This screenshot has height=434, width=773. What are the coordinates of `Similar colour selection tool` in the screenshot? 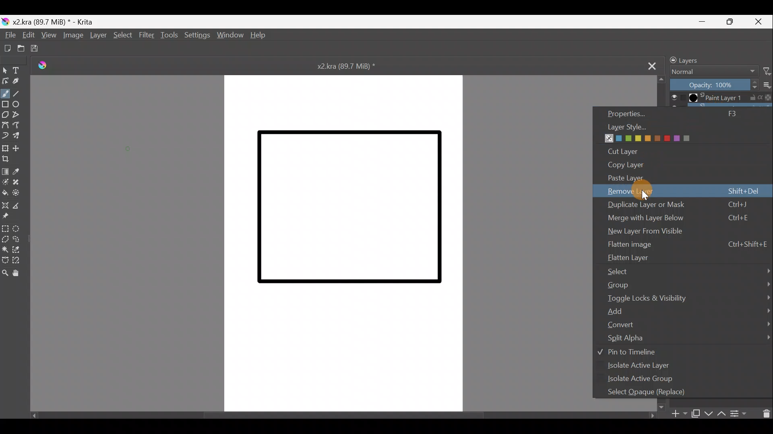 It's located at (21, 249).